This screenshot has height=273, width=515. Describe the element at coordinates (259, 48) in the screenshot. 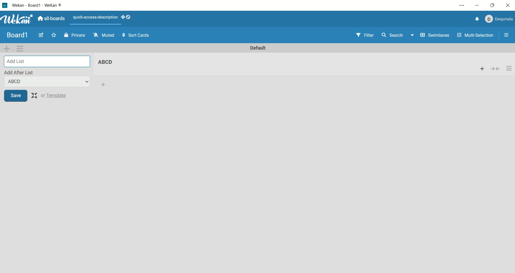

I see `default` at that location.